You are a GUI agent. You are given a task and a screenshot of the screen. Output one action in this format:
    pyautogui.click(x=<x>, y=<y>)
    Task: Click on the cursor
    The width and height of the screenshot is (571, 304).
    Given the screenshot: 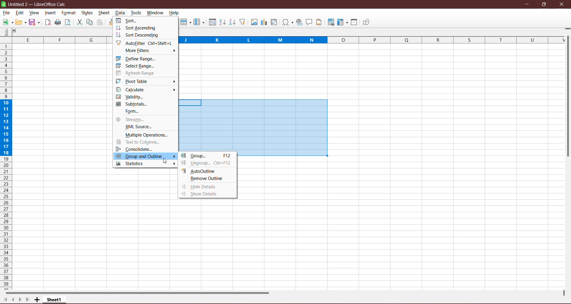 What is the action you would take?
    pyautogui.click(x=163, y=161)
    